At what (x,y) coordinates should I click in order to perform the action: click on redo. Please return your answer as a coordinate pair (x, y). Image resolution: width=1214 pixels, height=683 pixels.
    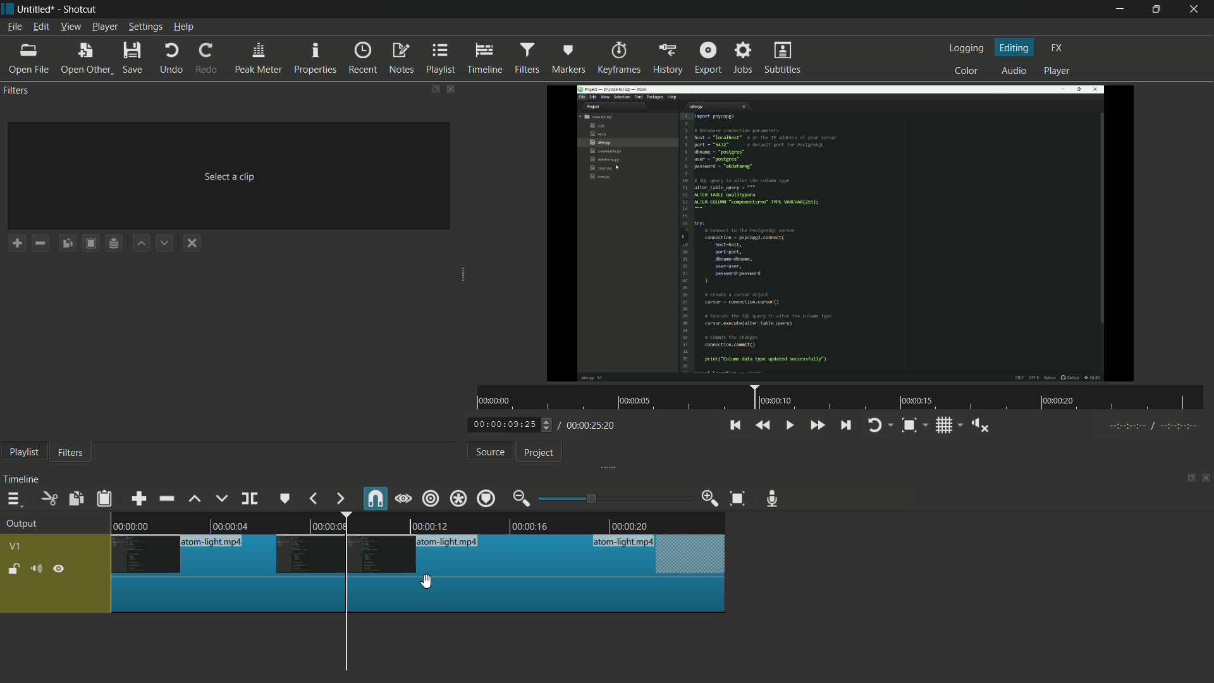
    Looking at the image, I should click on (209, 59).